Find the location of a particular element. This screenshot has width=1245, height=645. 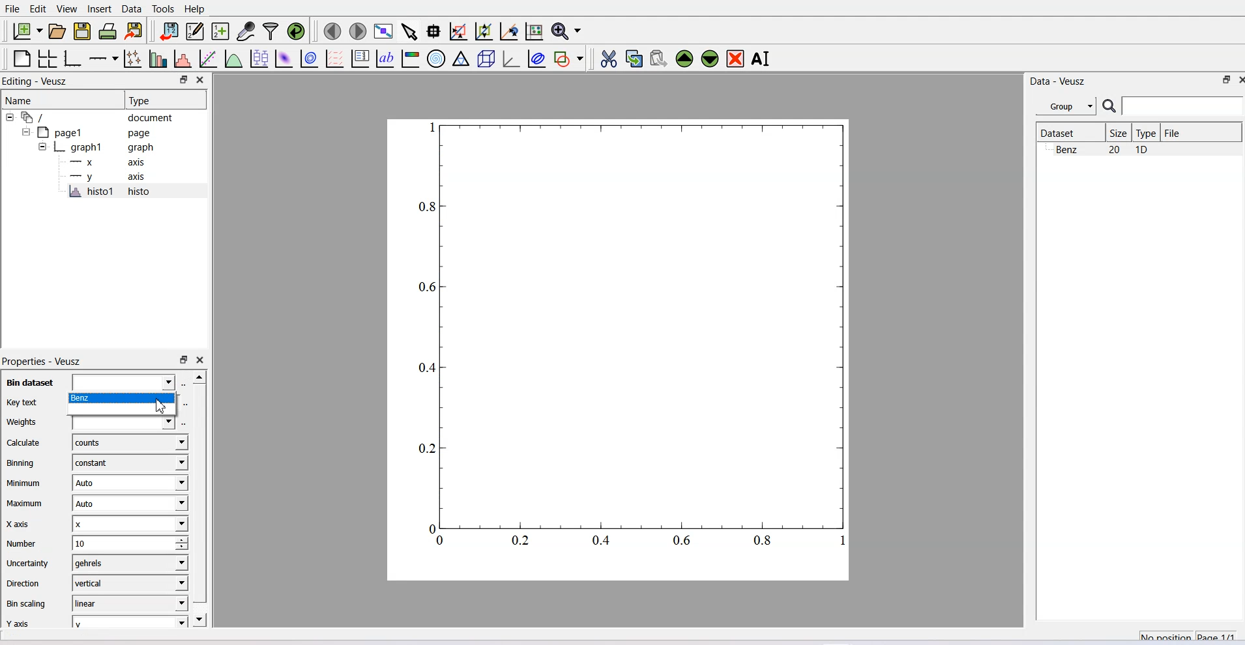

Recenter graph axes is located at coordinates (509, 31).